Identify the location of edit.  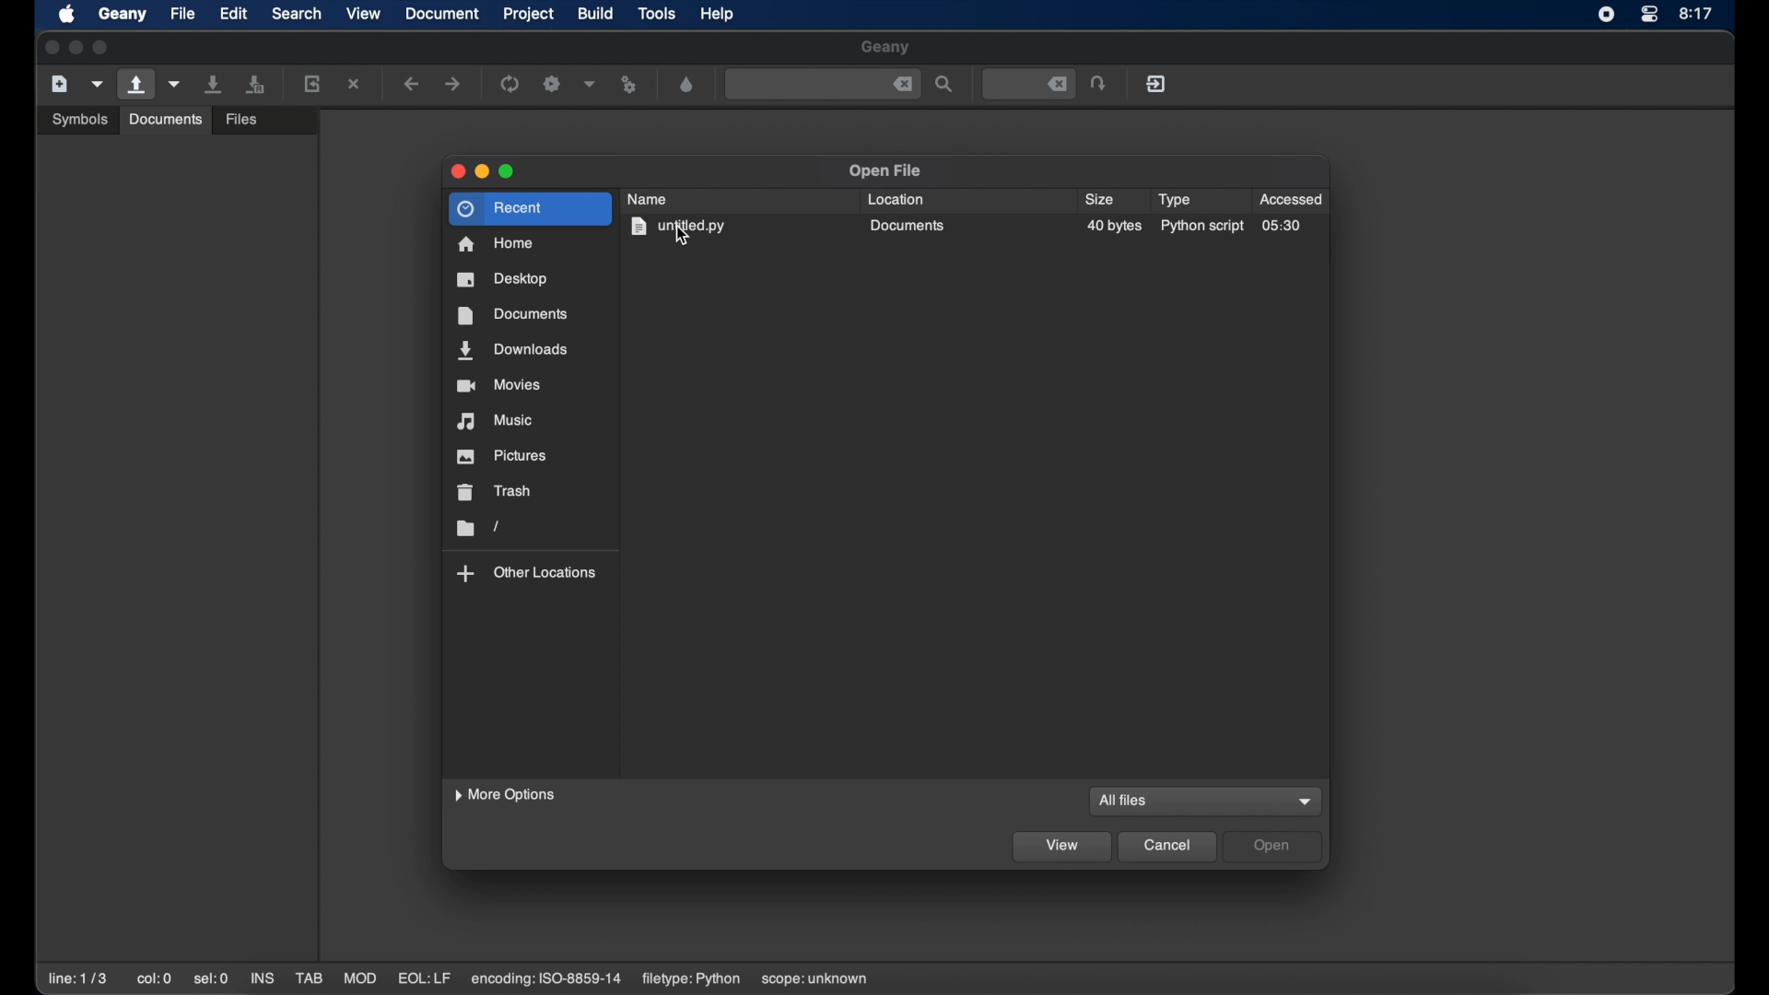
(232, 13).